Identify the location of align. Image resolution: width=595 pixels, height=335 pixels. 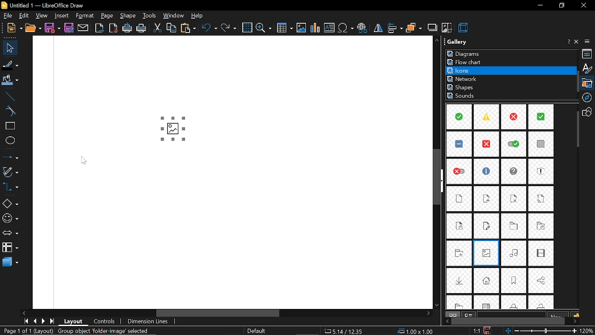
(395, 28).